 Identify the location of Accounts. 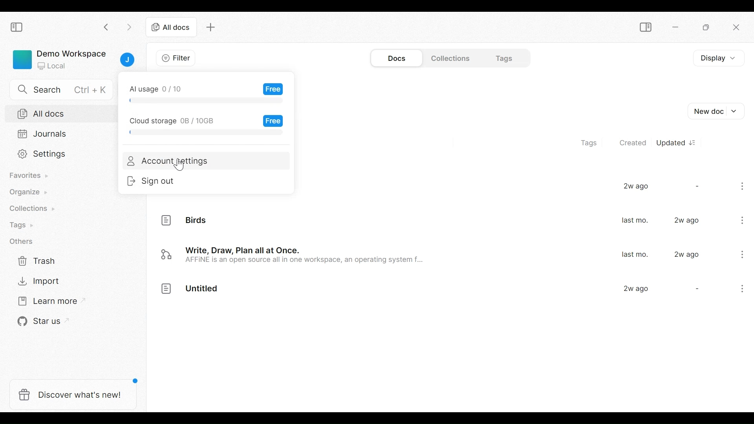
(127, 60).